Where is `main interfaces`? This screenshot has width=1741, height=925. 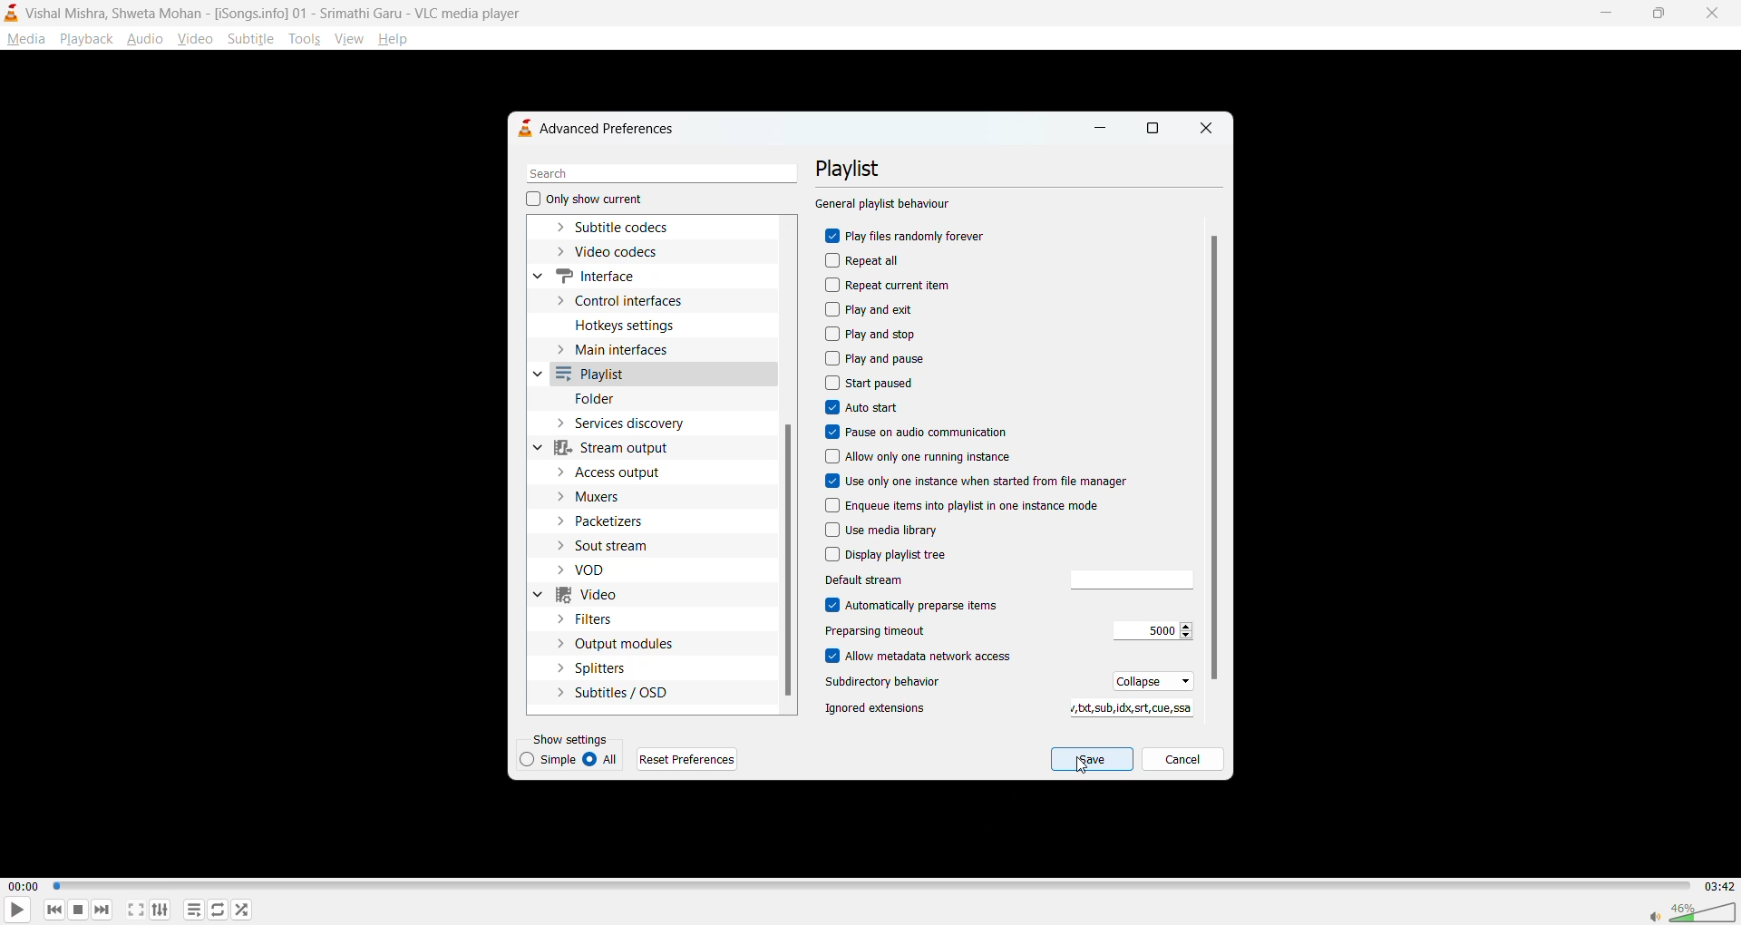
main interfaces is located at coordinates (630, 353).